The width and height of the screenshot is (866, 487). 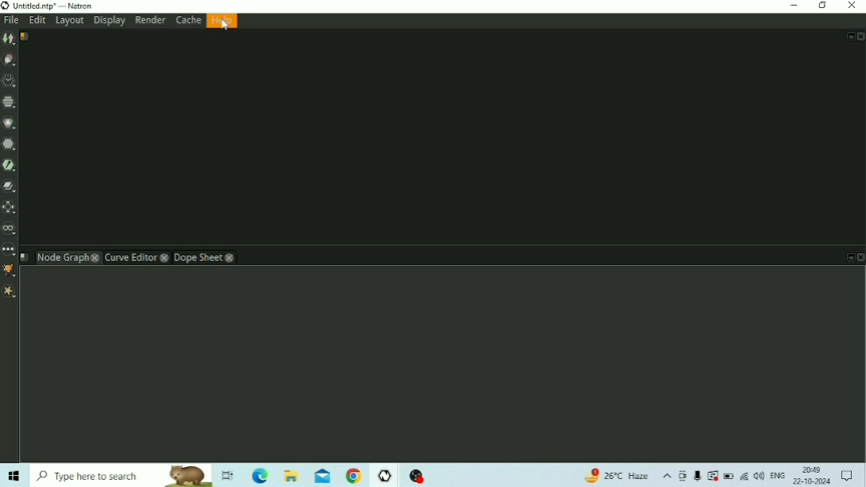 What do you see at coordinates (10, 228) in the screenshot?
I see `Views` at bounding box center [10, 228].